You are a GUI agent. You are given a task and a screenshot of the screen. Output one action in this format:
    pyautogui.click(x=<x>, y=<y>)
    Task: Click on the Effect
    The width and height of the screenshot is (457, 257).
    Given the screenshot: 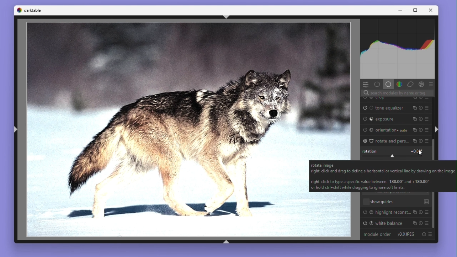 What is the action you would take?
    pyautogui.click(x=423, y=84)
    